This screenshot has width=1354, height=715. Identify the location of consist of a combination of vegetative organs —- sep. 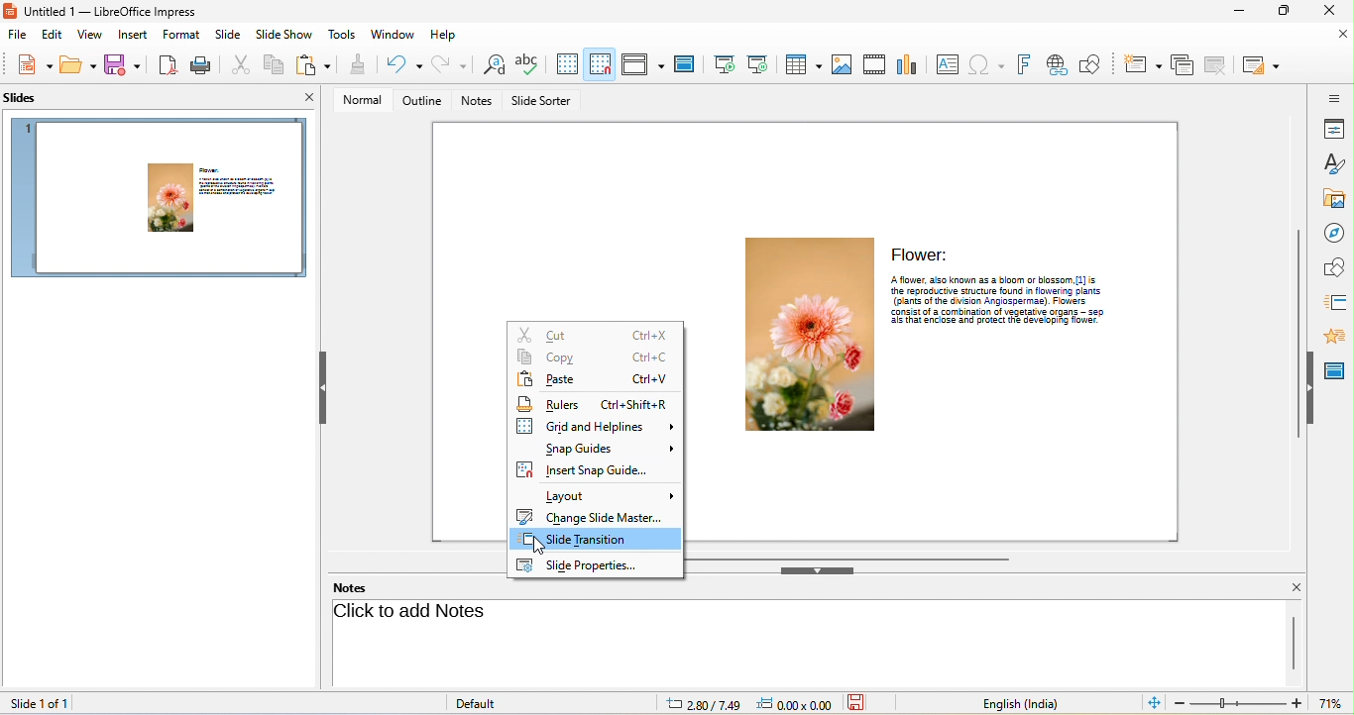
(997, 312).